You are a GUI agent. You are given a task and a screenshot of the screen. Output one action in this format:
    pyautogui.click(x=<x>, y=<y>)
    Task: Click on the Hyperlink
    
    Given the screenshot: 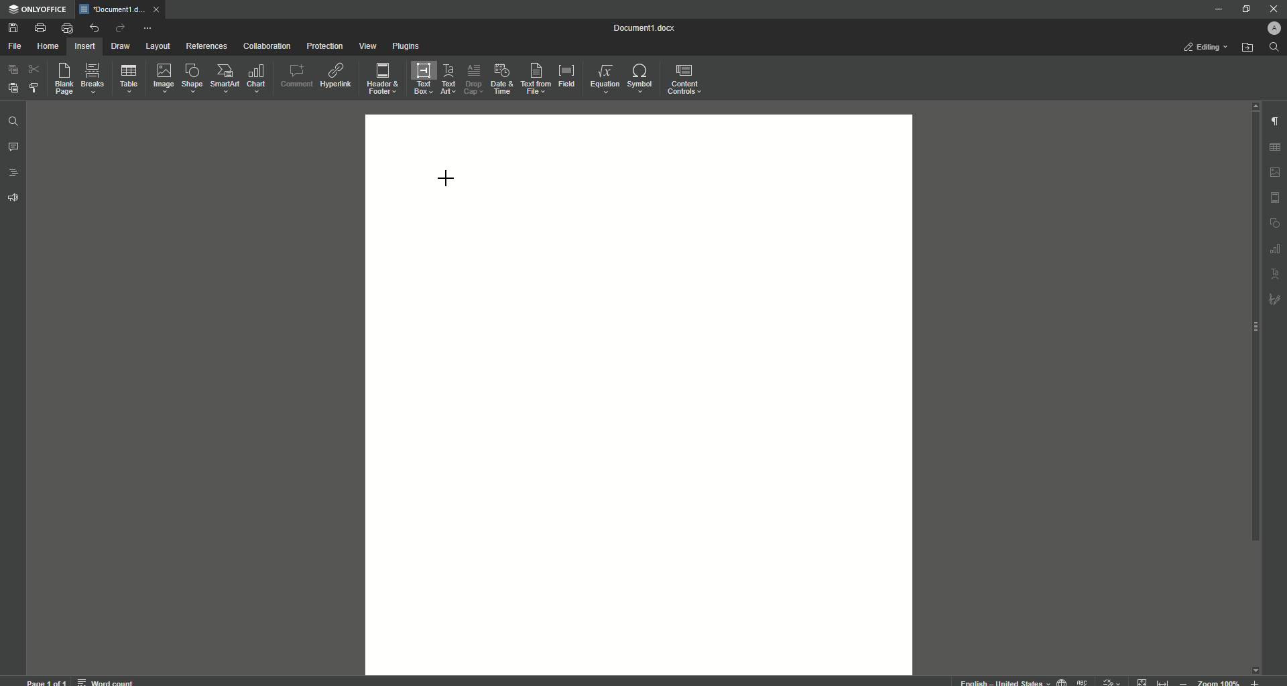 What is the action you would take?
    pyautogui.click(x=337, y=76)
    